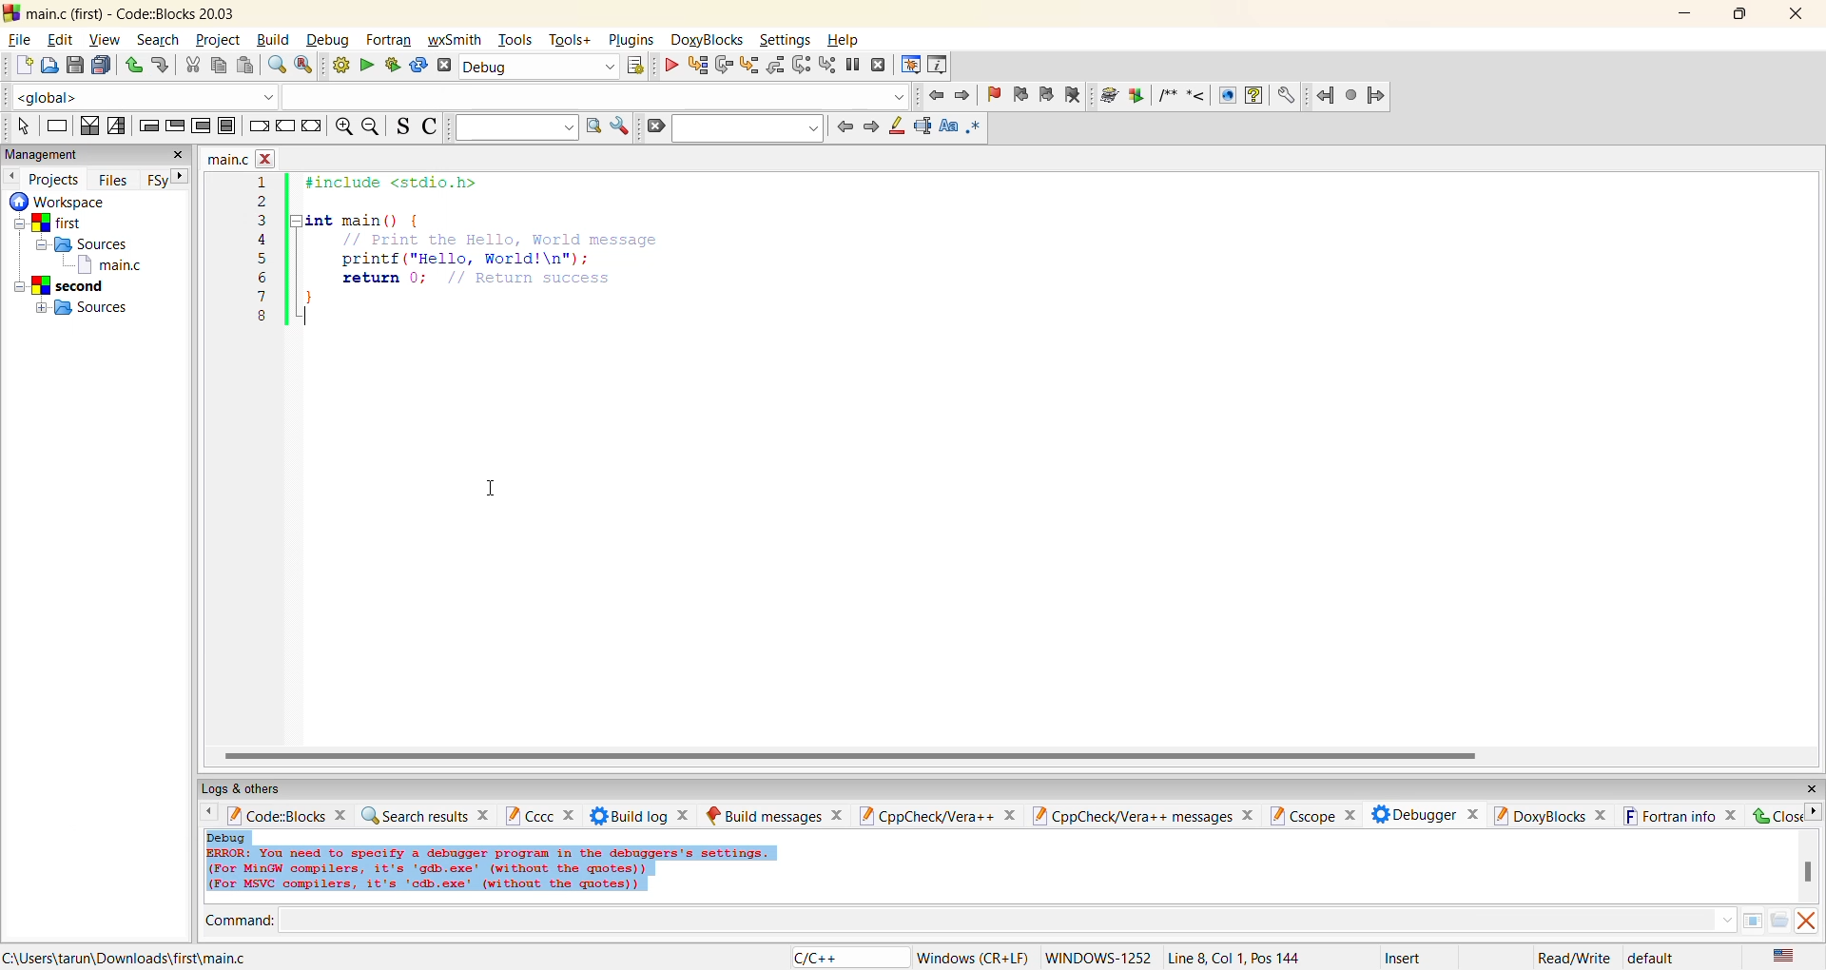  What do you see at coordinates (1813, 874) in the screenshot?
I see `vertical scroll bar` at bounding box center [1813, 874].